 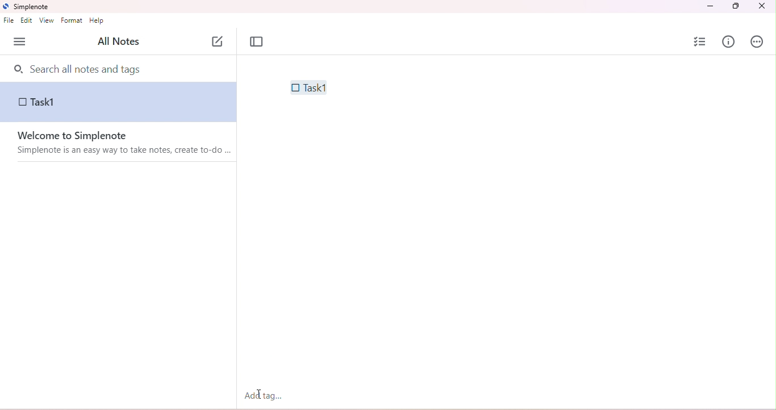 What do you see at coordinates (126, 151) in the screenshot?
I see `simplenote is an easy way to take notes, create to do` at bounding box center [126, 151].